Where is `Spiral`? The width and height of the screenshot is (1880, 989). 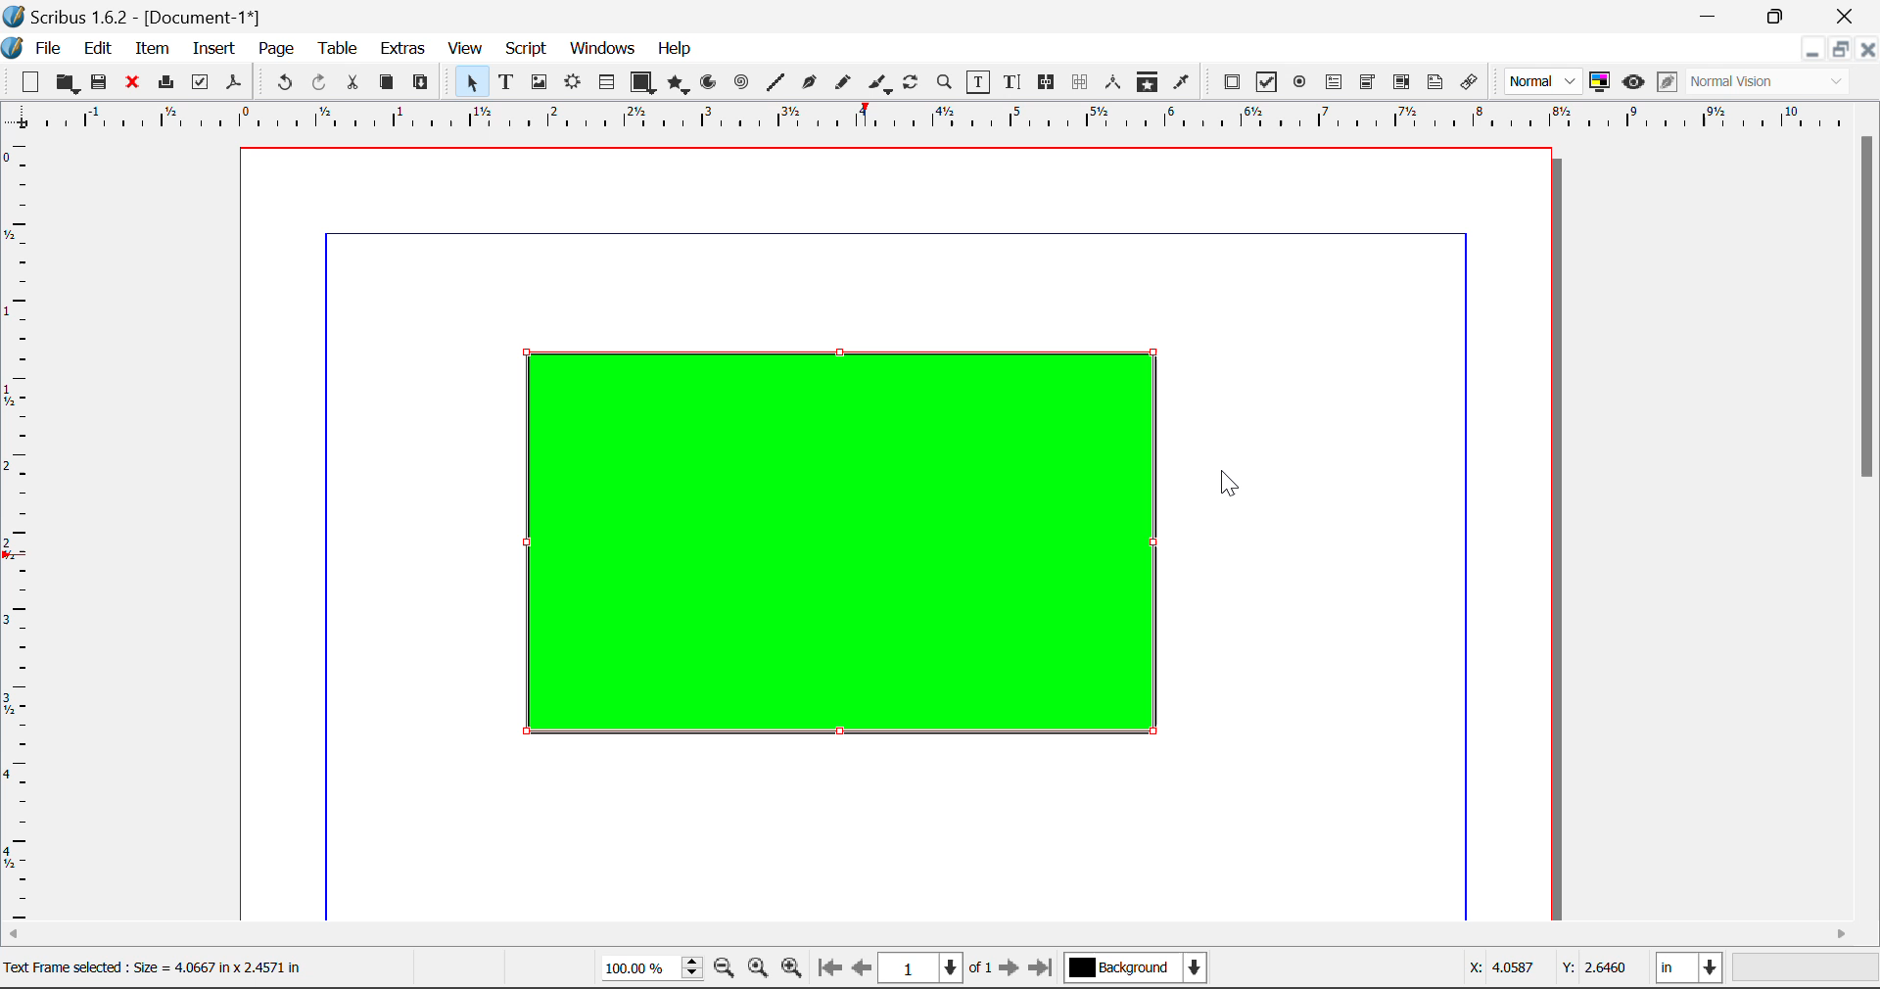
Spiral is located at coordinates (741, 82).